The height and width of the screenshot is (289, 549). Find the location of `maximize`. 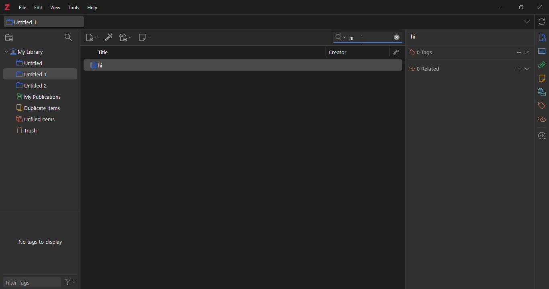

maximize is located at coordinates (520, 8).